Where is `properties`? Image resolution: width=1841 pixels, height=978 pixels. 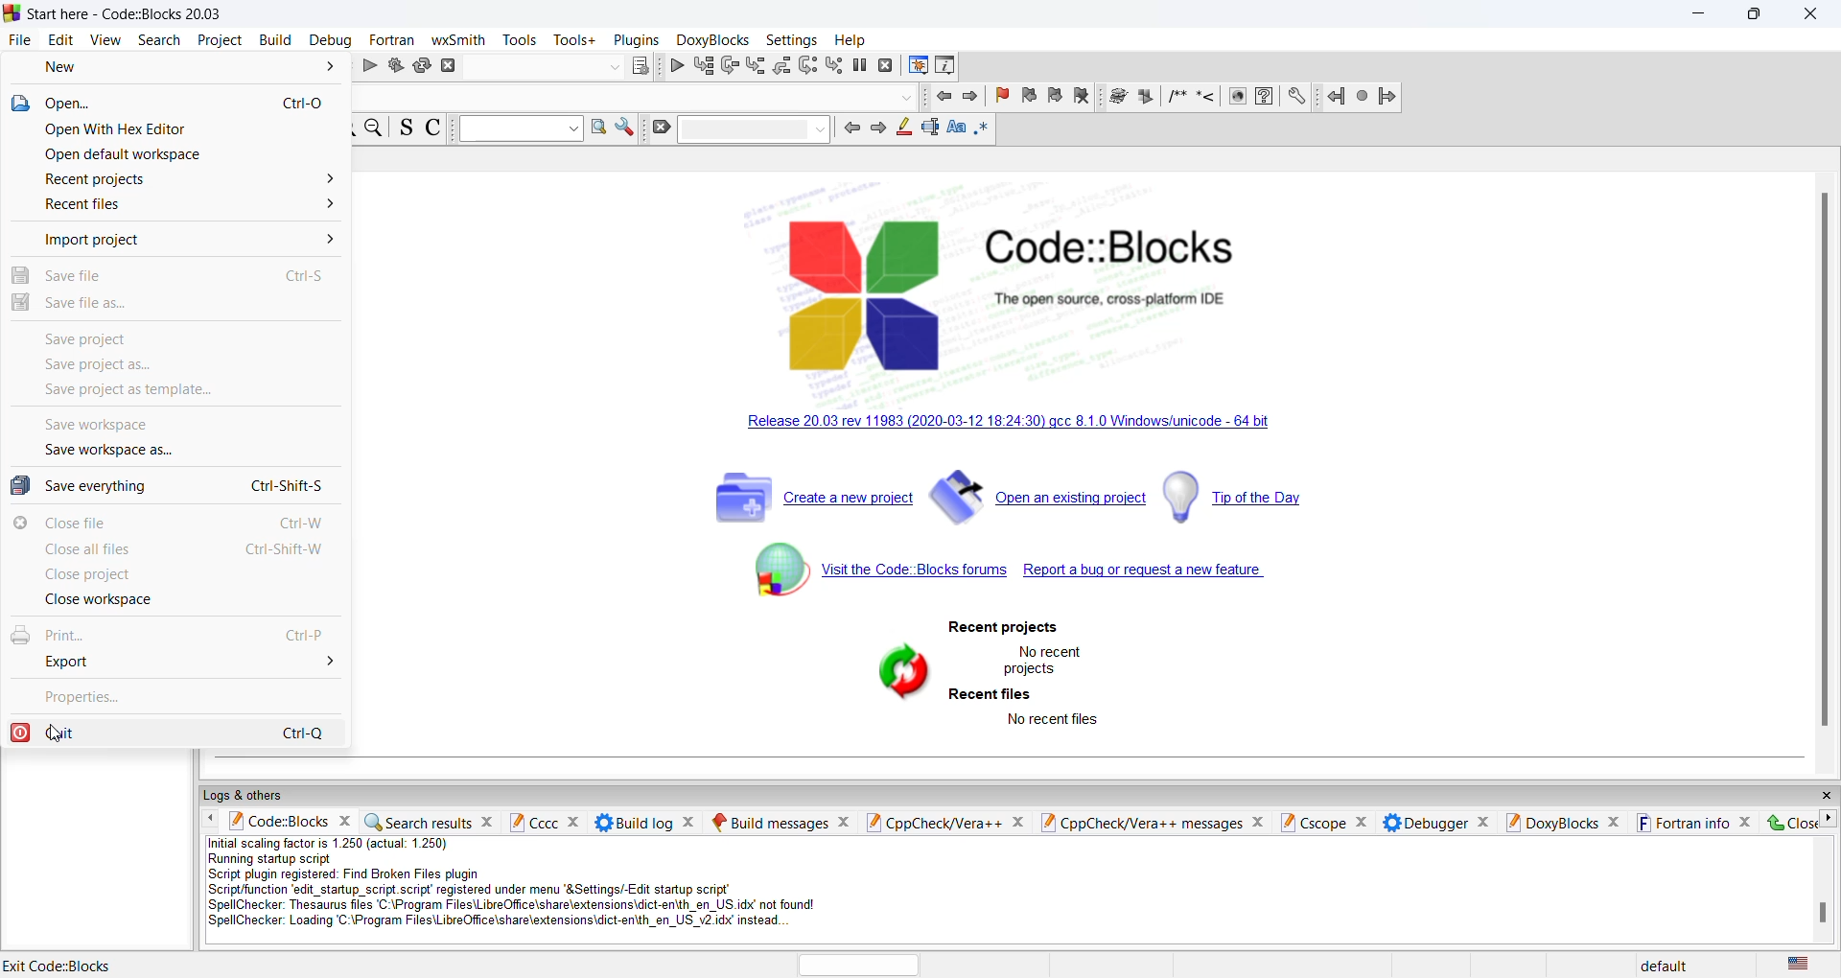
properties is located at coordinates (175, 696).